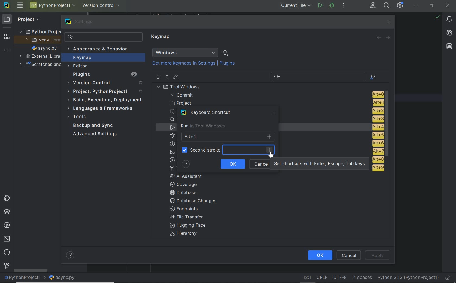 The width and height of the screenshot is (456, 283). What do you see at coordinates (389, 124) in the screenshot?
I see `scrollbar` at bounding box center [389, 124].